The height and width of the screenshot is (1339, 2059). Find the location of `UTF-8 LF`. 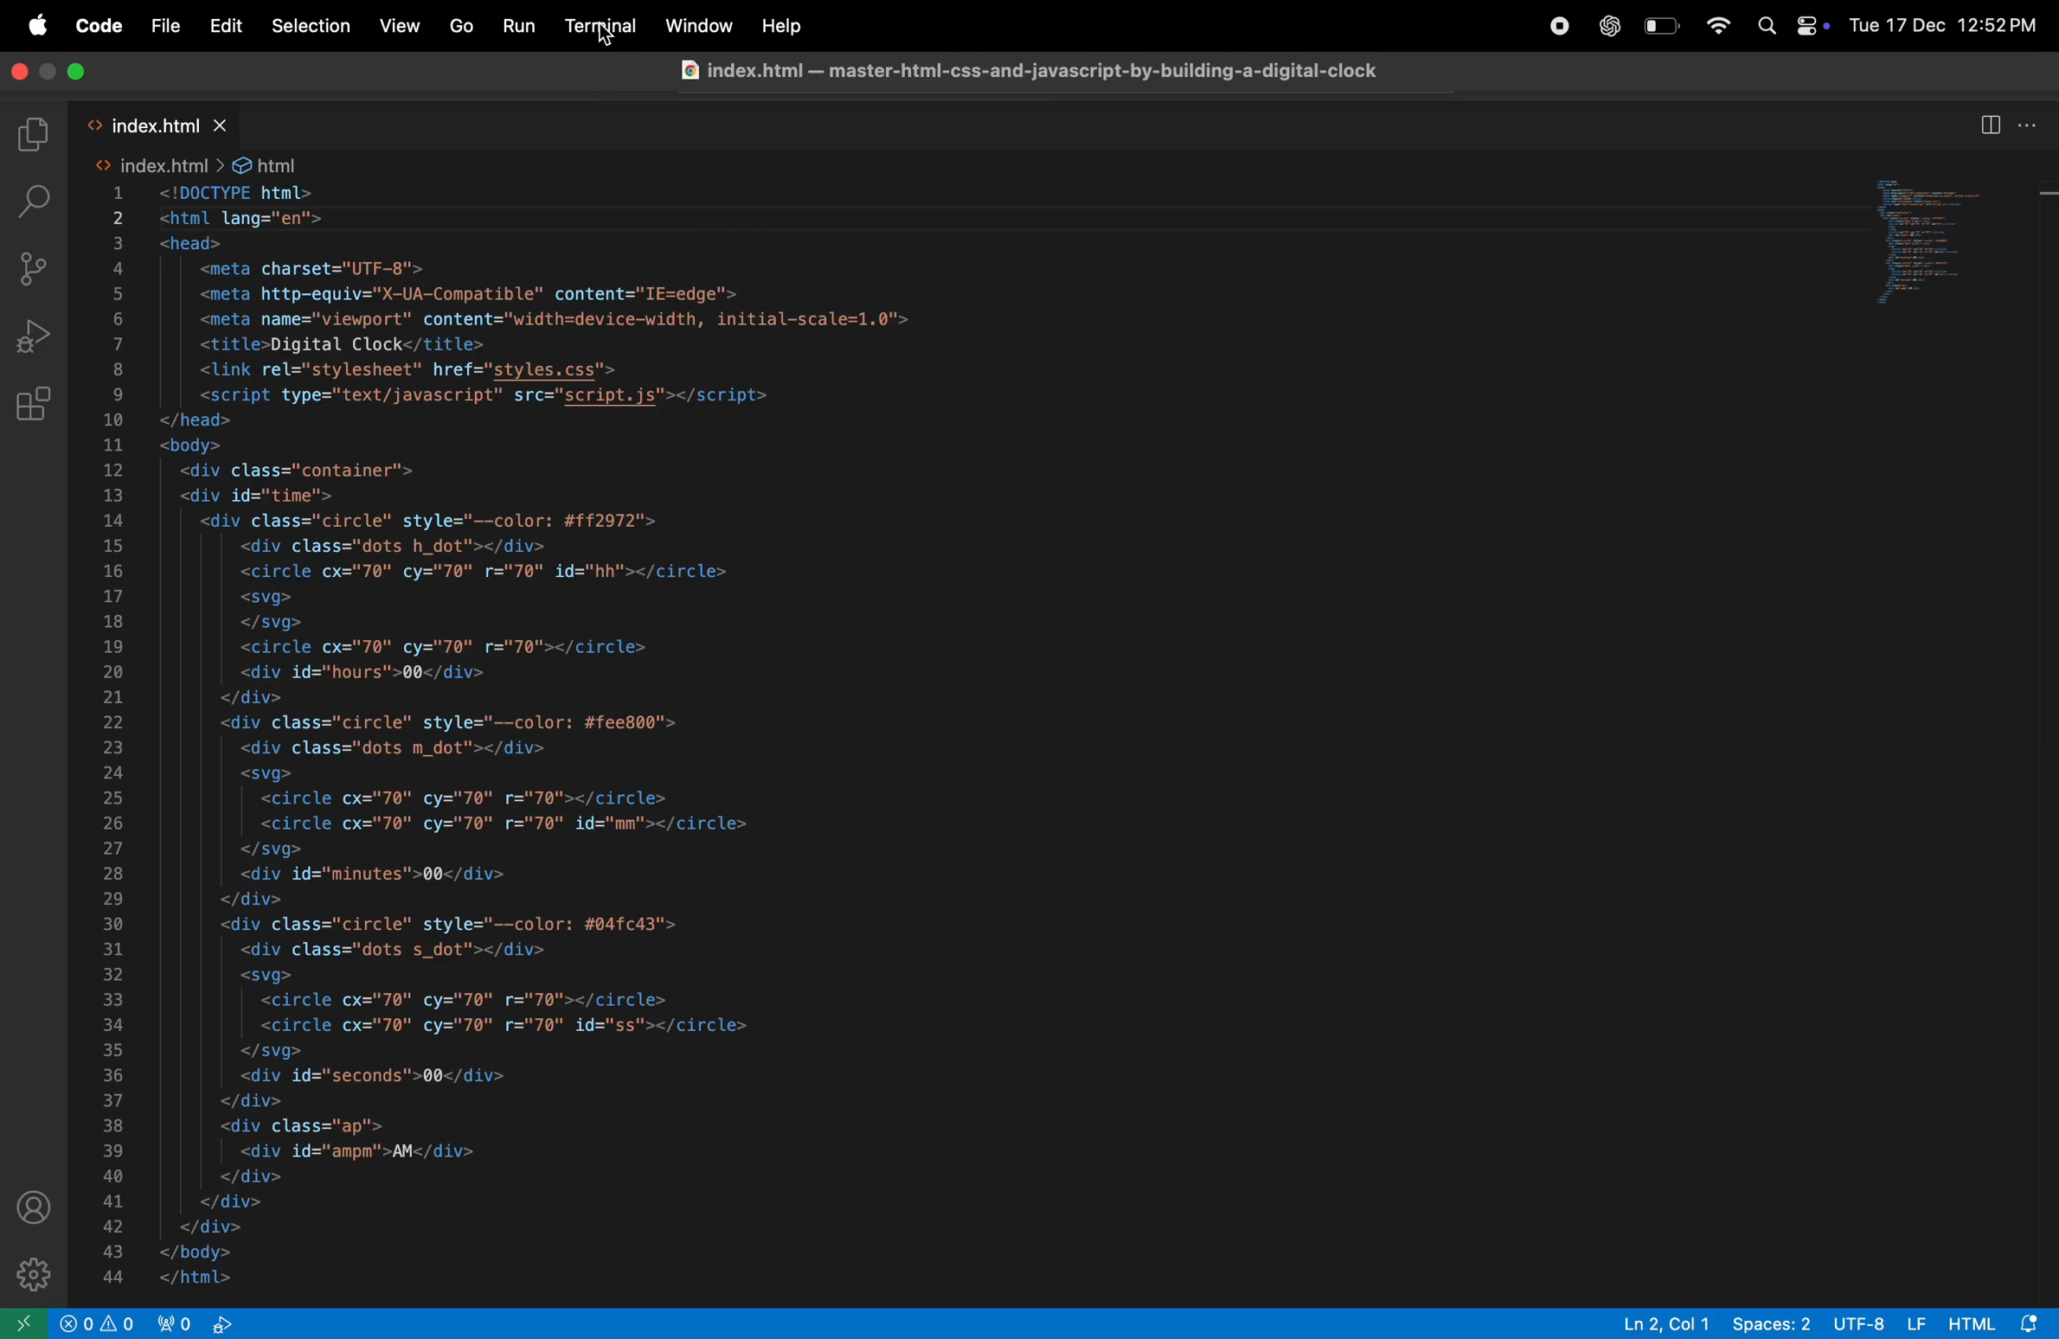

UTF-8 LF is located at coordinates (1881, 1323).